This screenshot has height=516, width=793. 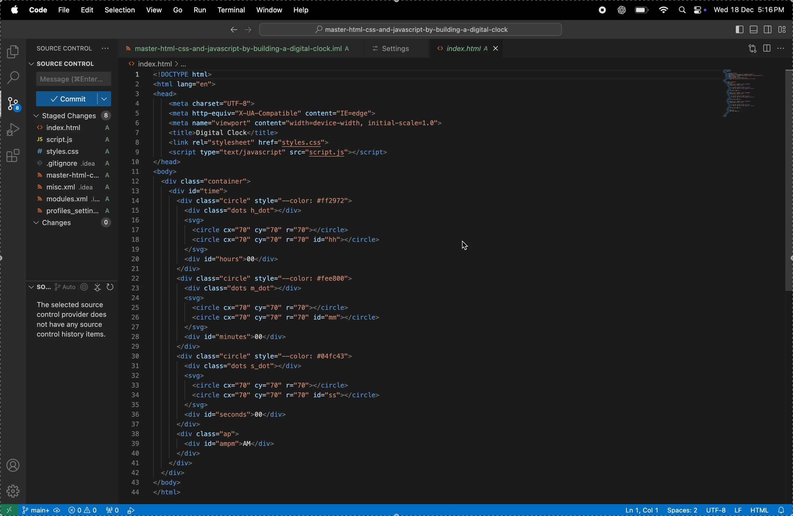 I want to click on <div class="circle" style="--color: #fee800">, so click(x=265, y=279).